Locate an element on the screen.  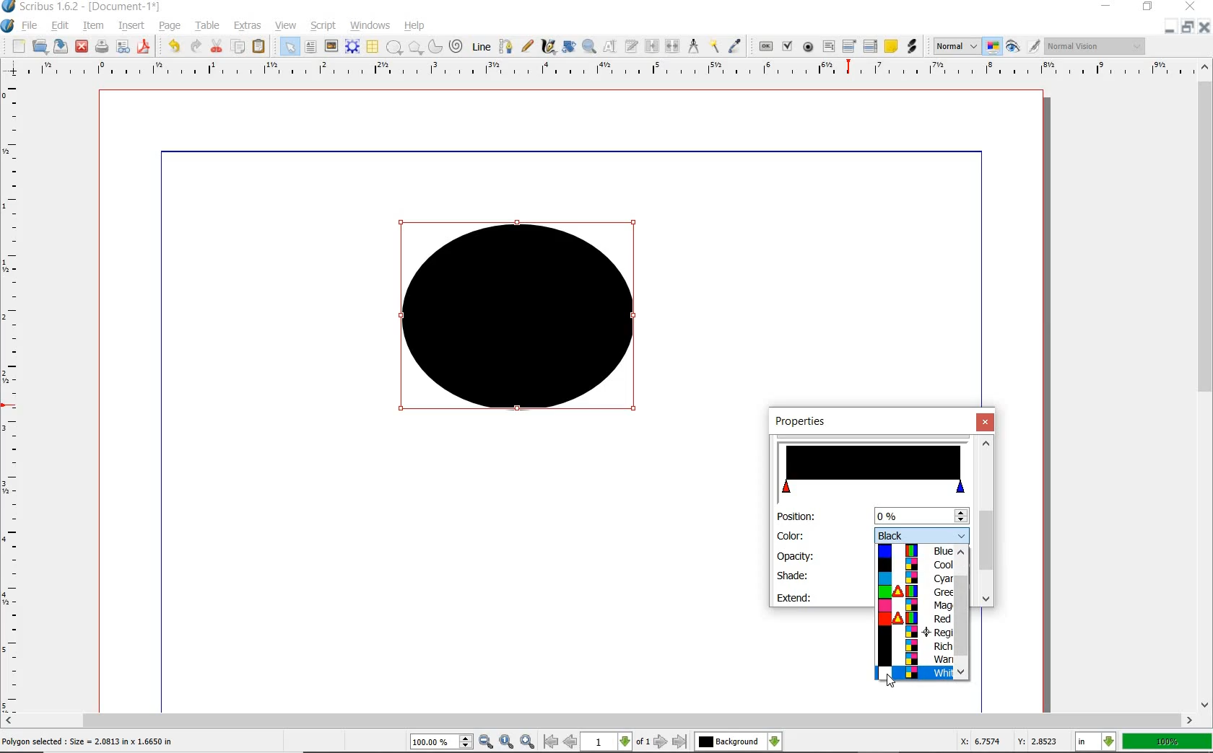
cursor is located at coordinates (890, 681).